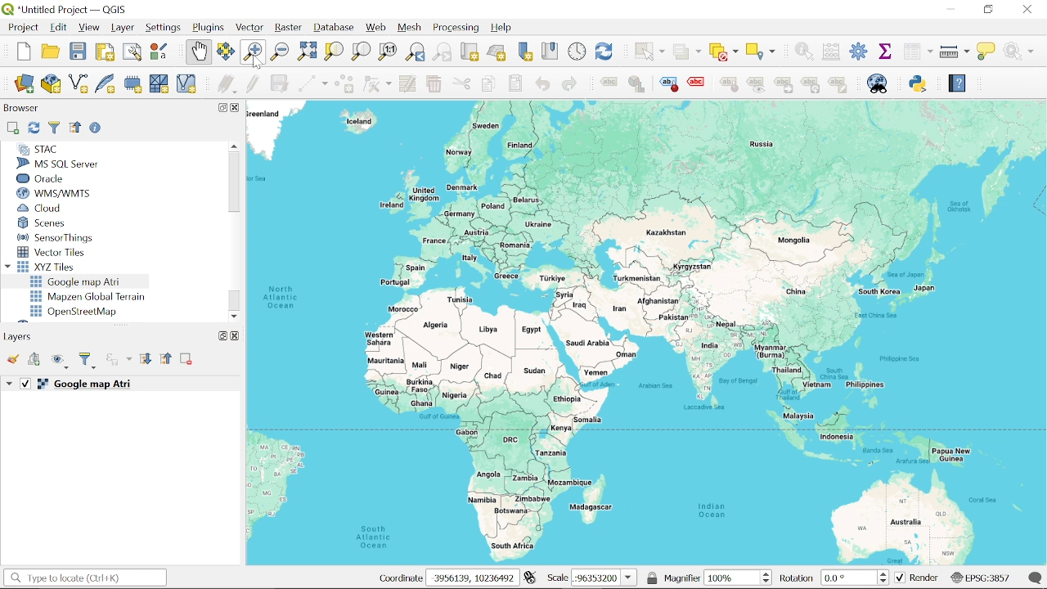  What do you see at coordinates (79, 281) in the screenshot?
I see `Google map Atri` at bounding box center [79, 281].